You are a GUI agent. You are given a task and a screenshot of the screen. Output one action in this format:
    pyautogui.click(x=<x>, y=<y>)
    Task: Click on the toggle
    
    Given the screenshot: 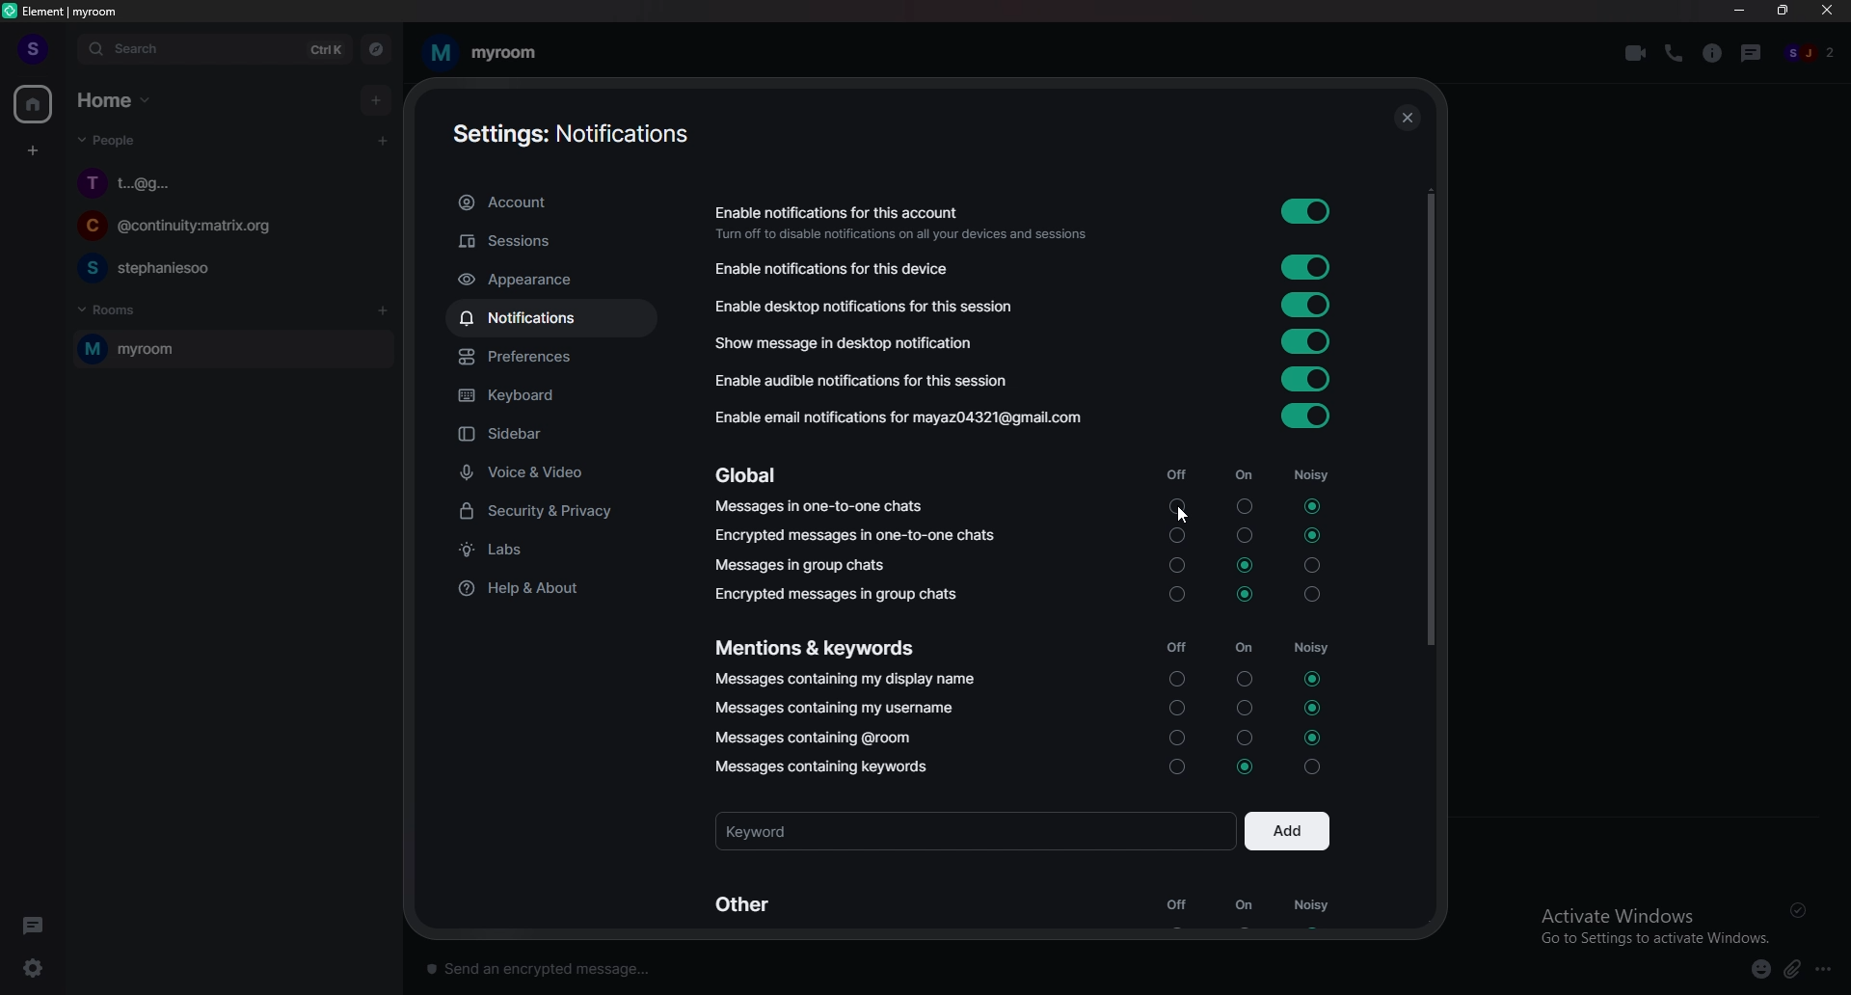 What is the action you would take?
    pyautogui.click(x=1307, y=268)
    